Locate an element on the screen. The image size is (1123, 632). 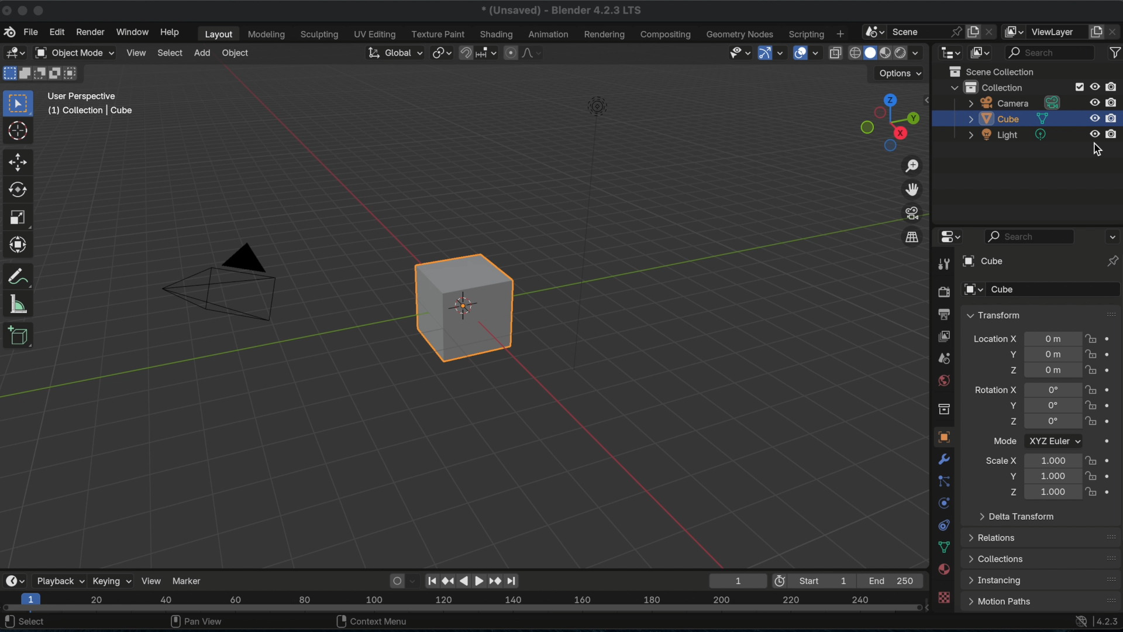
toggle pin ID is located at coordinates (1108, 261).